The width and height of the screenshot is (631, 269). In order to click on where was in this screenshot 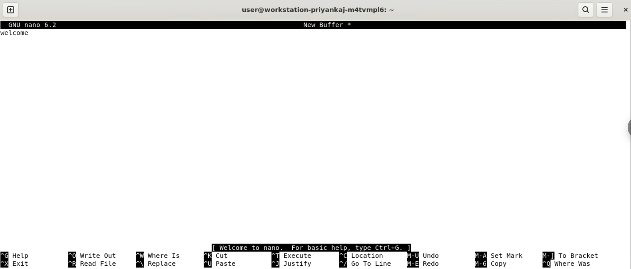, I will do `click(570, 264)`.